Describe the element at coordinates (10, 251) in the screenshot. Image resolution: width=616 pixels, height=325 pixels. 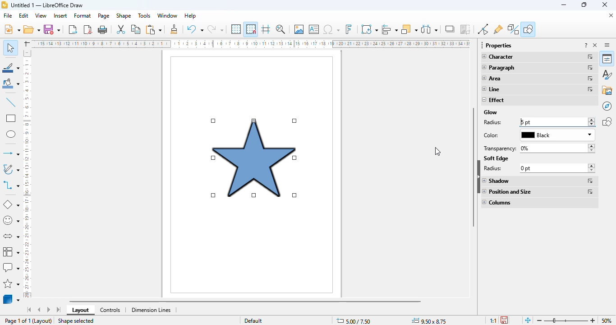
I see `flowchart` at that location.